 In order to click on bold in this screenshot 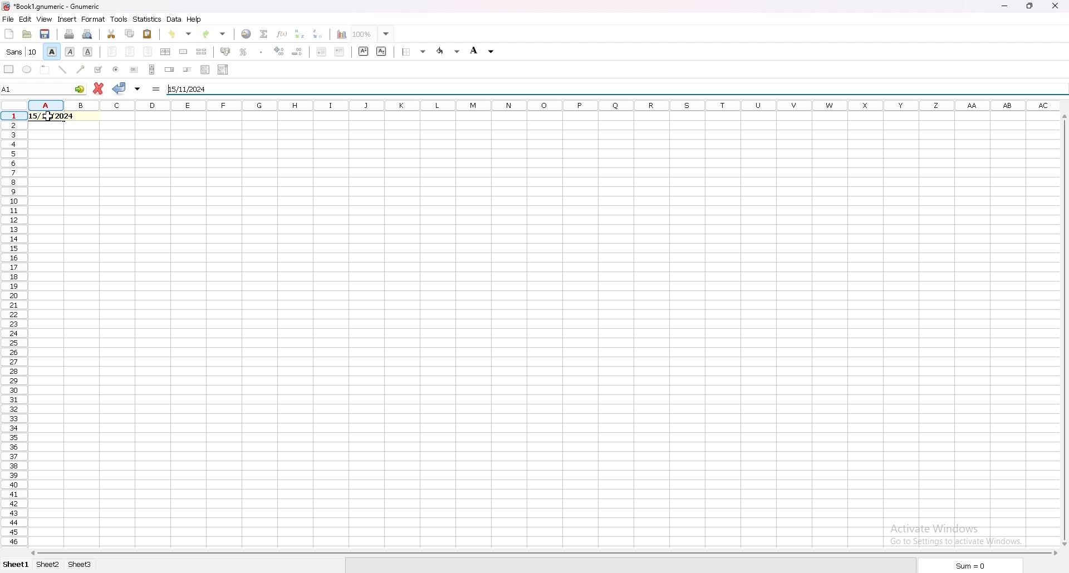, I will do `click(51, 52)`.